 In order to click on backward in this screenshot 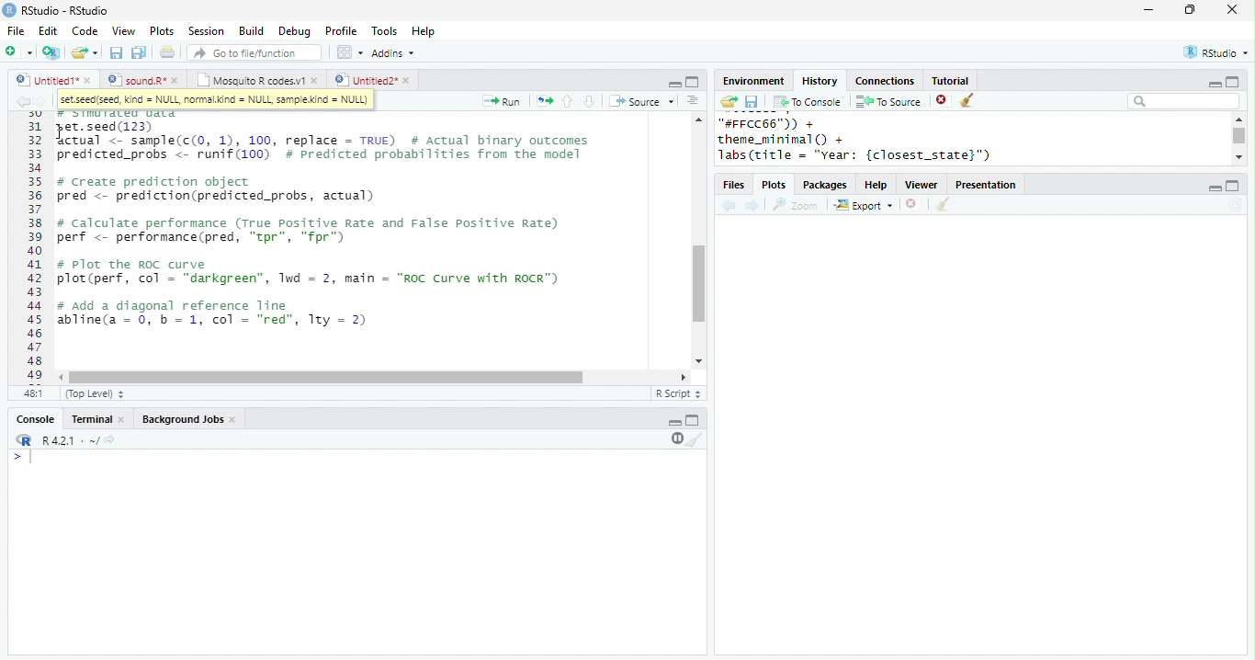, I will do `click(22, 101)`.